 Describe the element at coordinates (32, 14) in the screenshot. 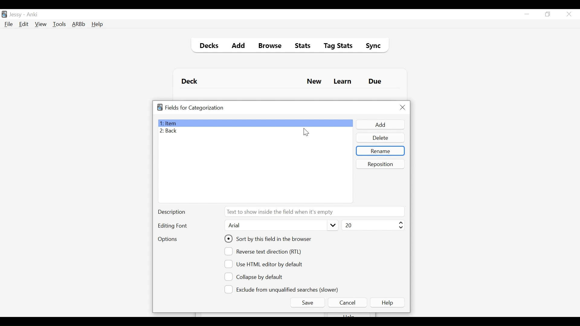

I see `Anki` at that location.